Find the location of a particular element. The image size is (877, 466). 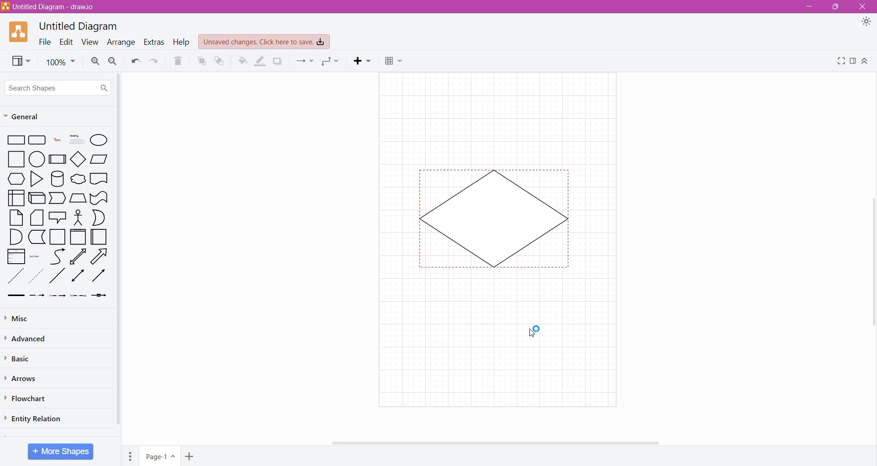

Unsaved Changes. Click here to save is located at coordinates (264, 42).